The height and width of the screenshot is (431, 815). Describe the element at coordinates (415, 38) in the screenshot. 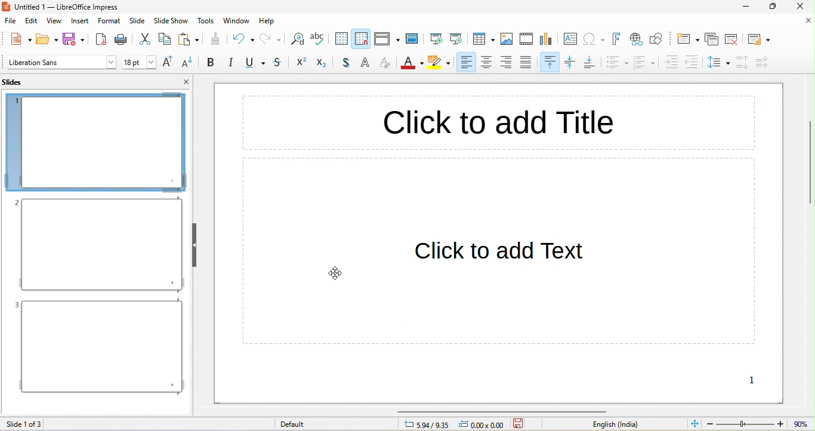

I see `master slide` at that location.